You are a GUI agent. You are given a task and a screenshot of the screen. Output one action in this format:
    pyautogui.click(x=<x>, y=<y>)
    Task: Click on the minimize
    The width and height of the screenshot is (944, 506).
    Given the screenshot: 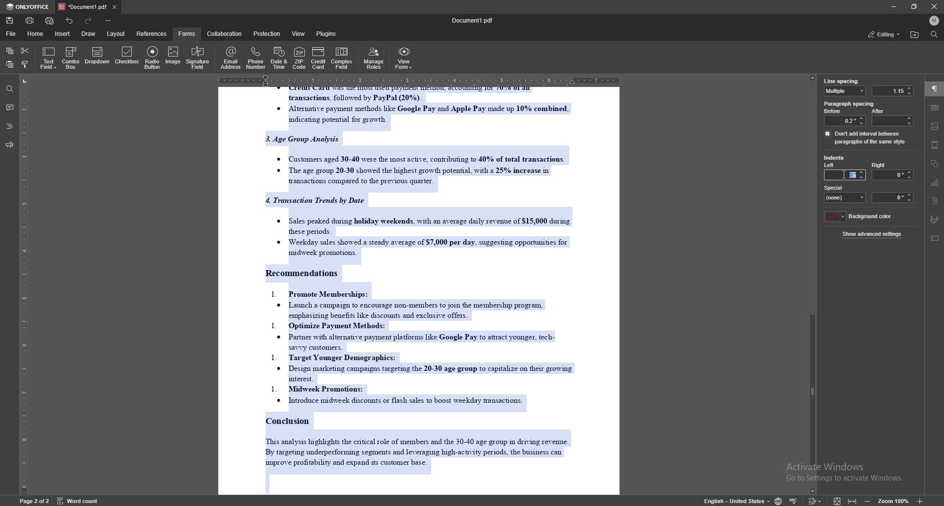 What is the action you would take?
    pyautogui.click(x=893, y=6)
    